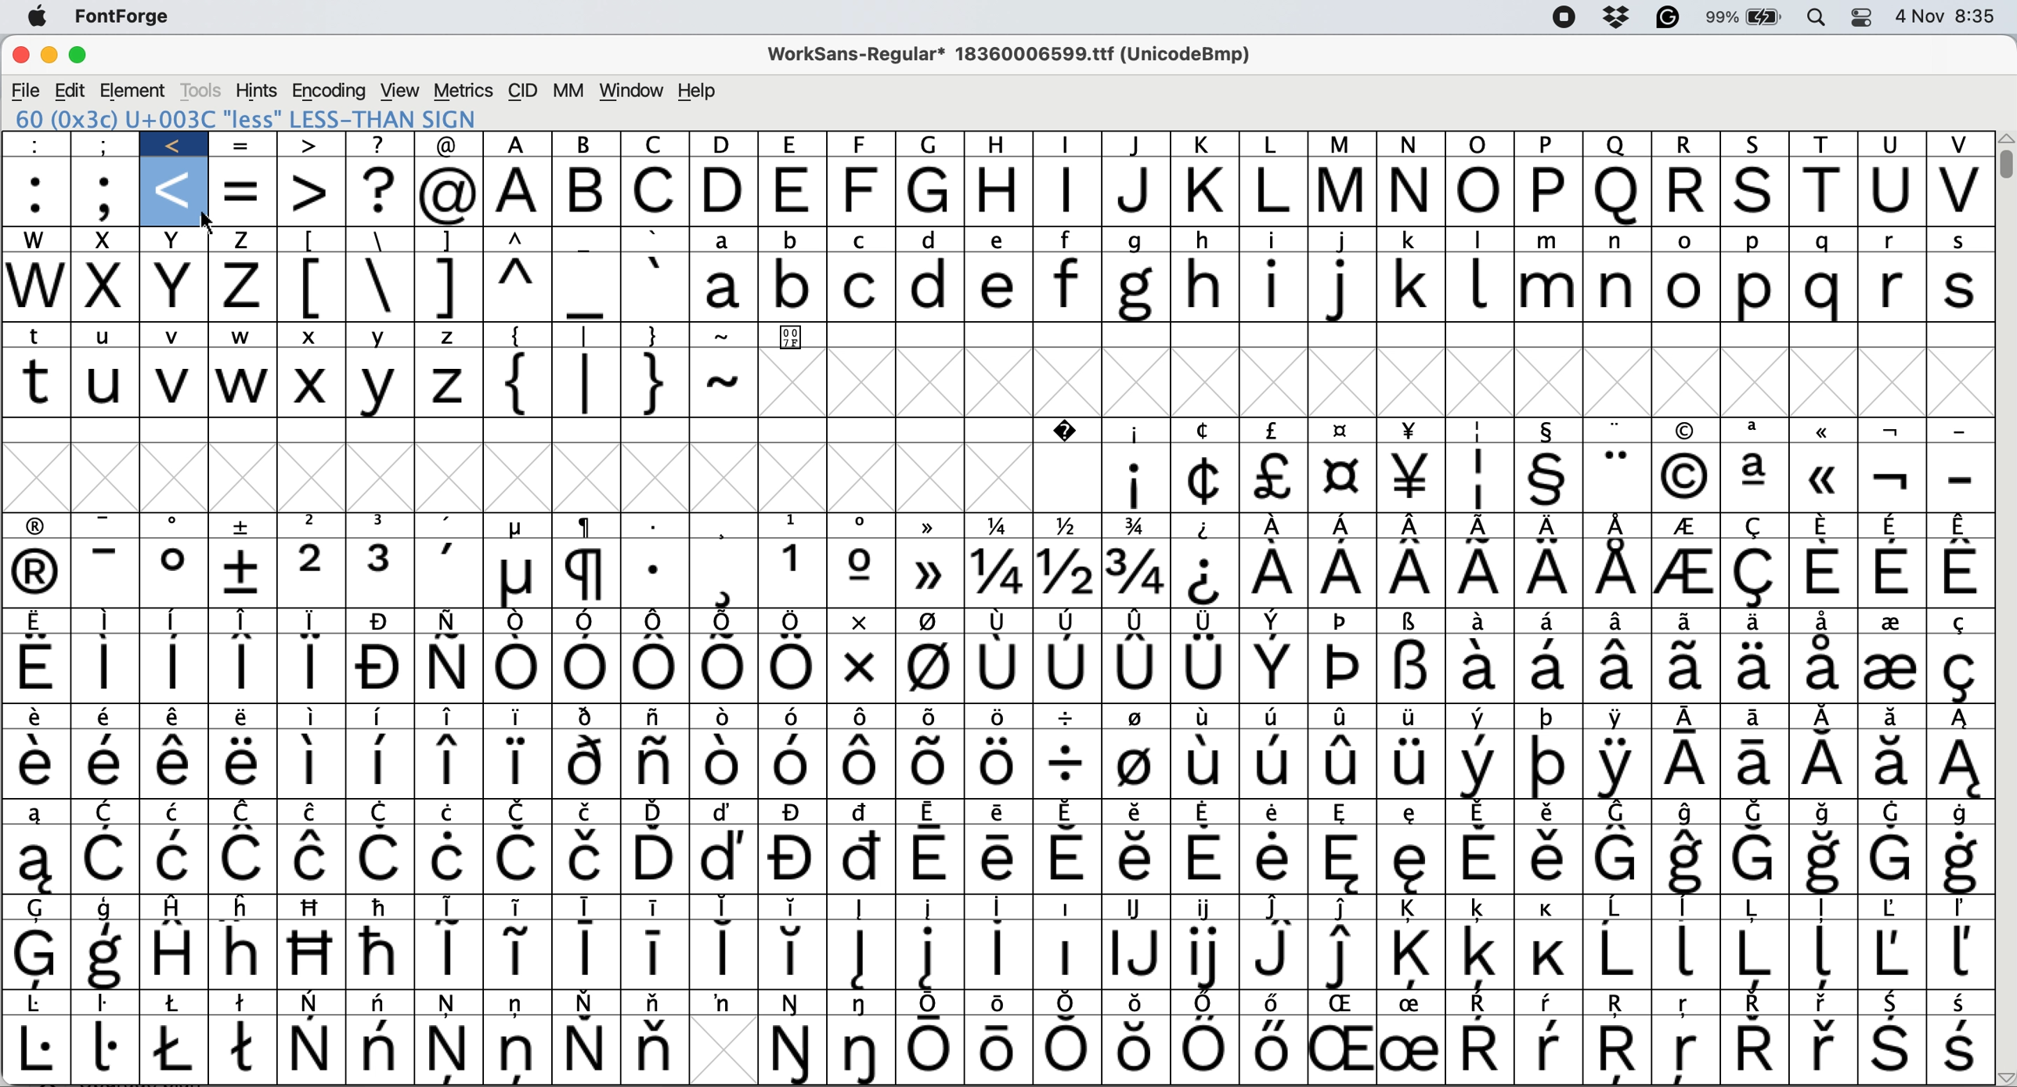 This screenshot has width=2017, height=1087. Describe the element at coordinates (1618, 572) in the screenshot. I see `Symbol` at that location.